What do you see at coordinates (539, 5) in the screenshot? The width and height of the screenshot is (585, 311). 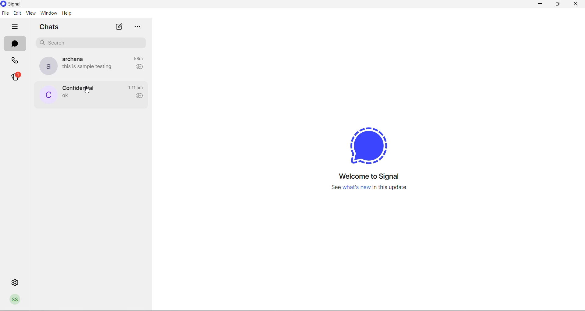 I see `minimize` at bounding box center [539, 5].